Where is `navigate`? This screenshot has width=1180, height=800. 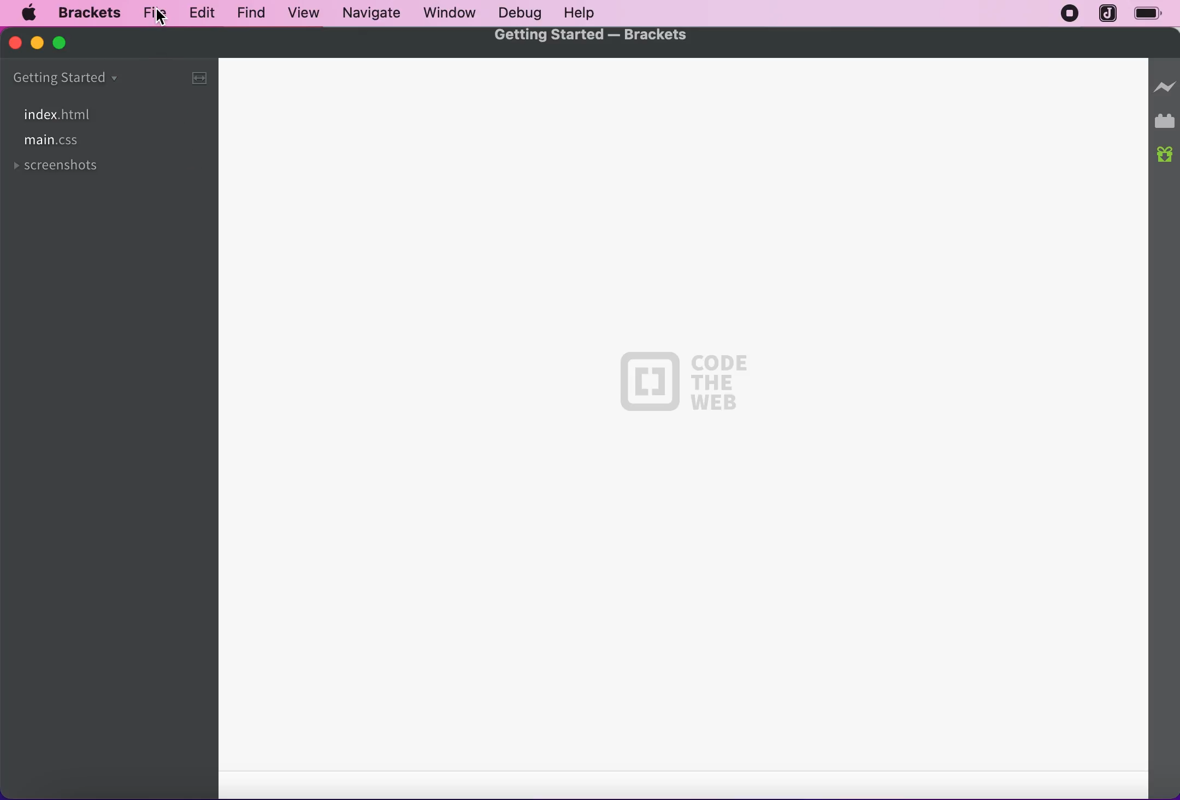
navigate is located at coordinates (373, 13).